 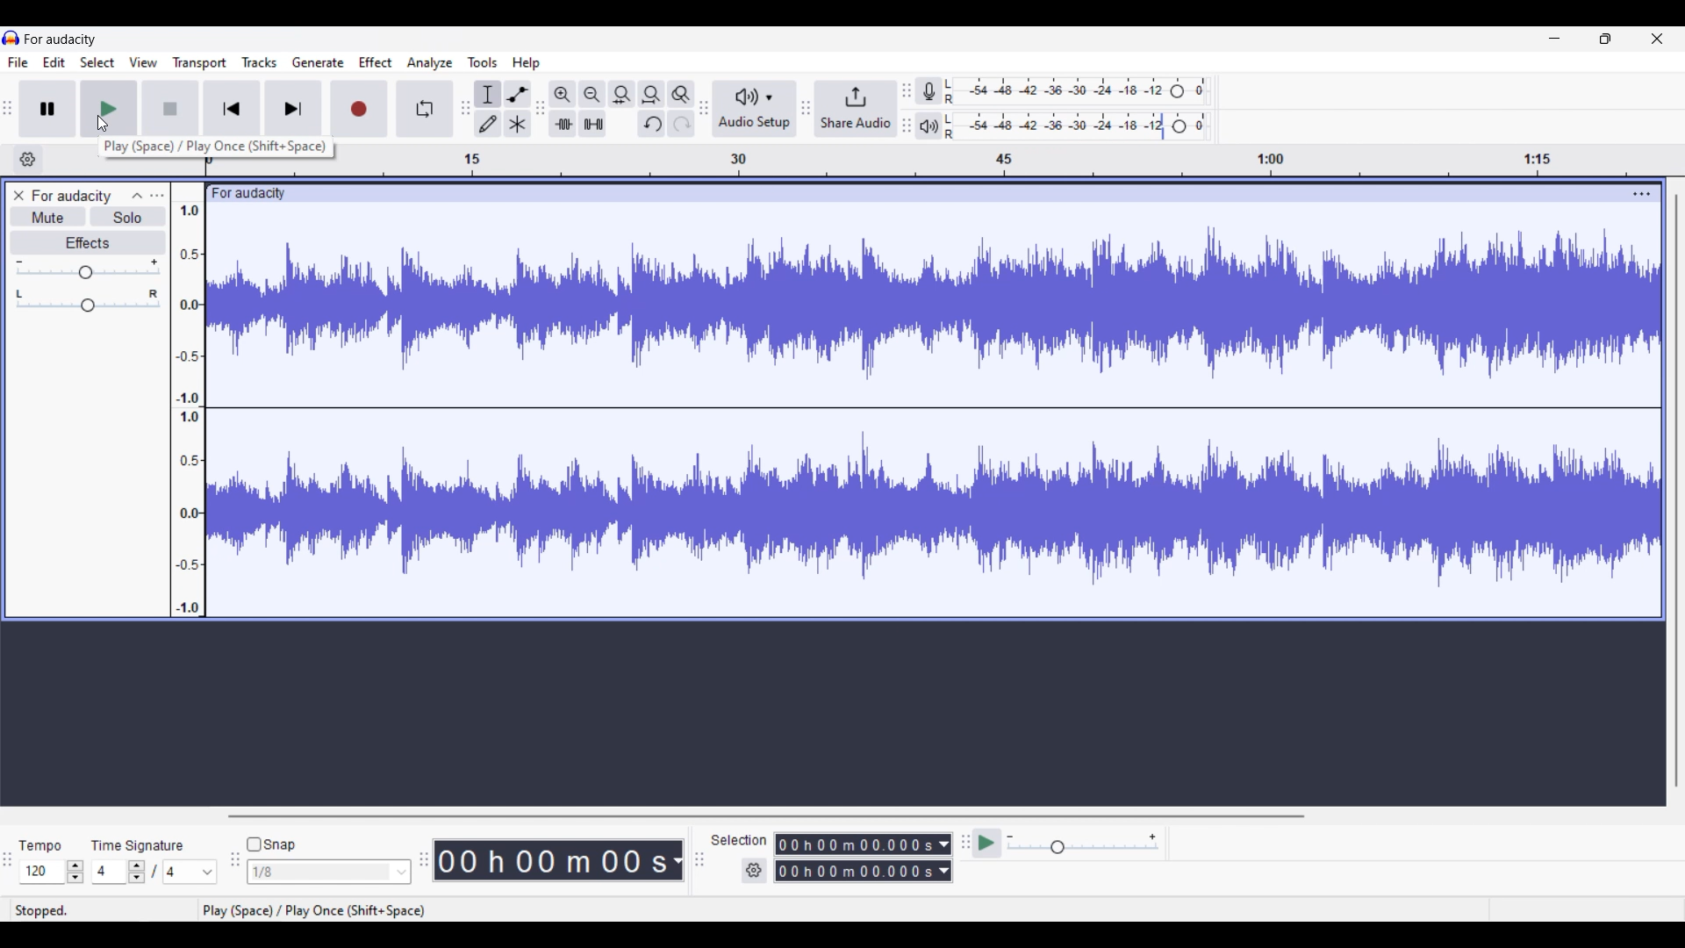 I want to click on Skip/Select to end, so click(x=293, y=109).